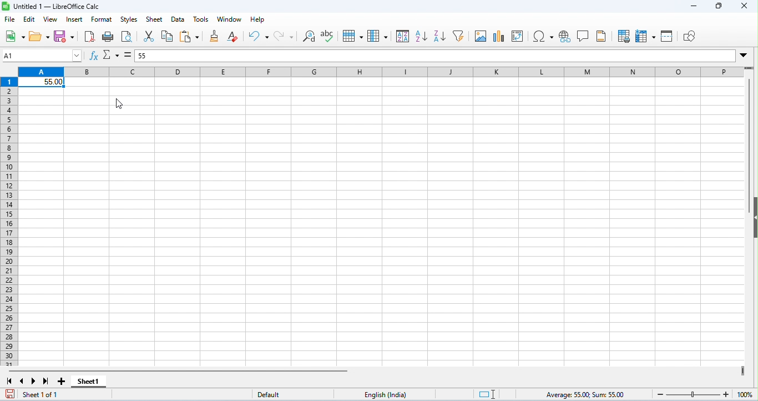 The image size is (758, 401). Describe the element at coordinates (11, 394) in the screenshot. I see `save` at that location.